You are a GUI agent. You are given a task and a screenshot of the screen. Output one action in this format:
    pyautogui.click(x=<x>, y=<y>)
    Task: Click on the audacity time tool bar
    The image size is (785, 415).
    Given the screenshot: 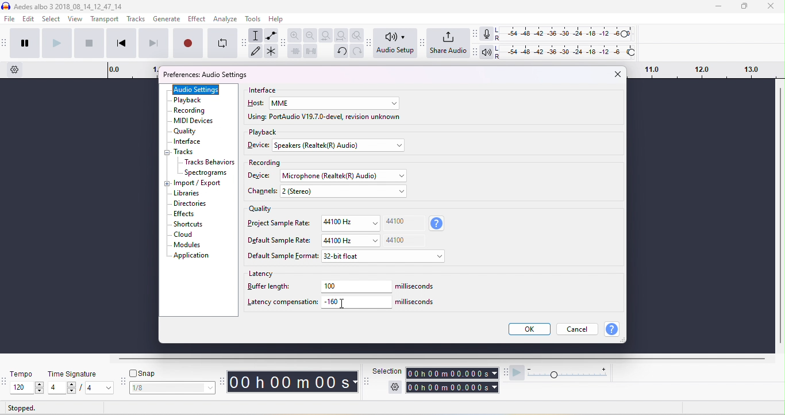 What is the action you would take?
    pyautogui.click(x=224, y=381)
    